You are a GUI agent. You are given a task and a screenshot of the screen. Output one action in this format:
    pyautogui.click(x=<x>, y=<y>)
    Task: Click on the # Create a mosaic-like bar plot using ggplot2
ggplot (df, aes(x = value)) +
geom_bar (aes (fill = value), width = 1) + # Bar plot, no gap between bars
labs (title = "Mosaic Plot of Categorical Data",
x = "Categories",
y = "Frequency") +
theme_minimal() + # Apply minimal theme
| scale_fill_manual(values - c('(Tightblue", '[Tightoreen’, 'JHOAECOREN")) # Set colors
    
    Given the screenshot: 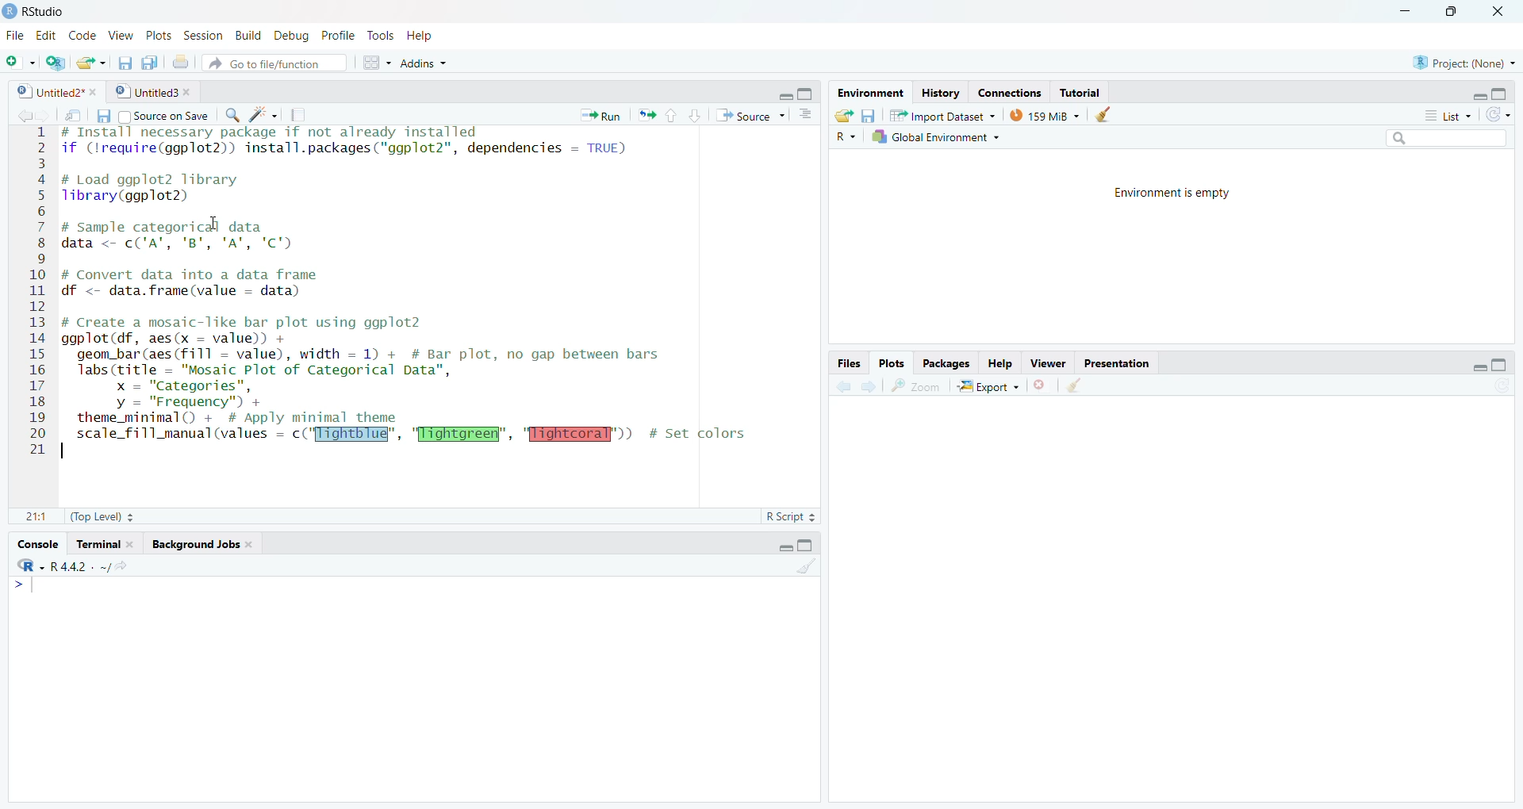 What is the action you would take?
    pyautogui.click(x=409, y=387)
    